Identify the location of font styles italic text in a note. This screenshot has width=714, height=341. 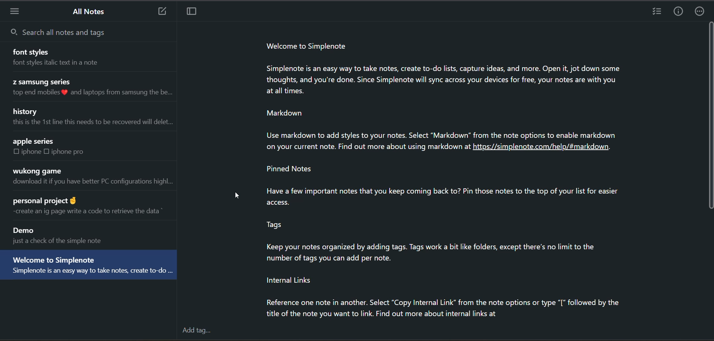
(70, 65).